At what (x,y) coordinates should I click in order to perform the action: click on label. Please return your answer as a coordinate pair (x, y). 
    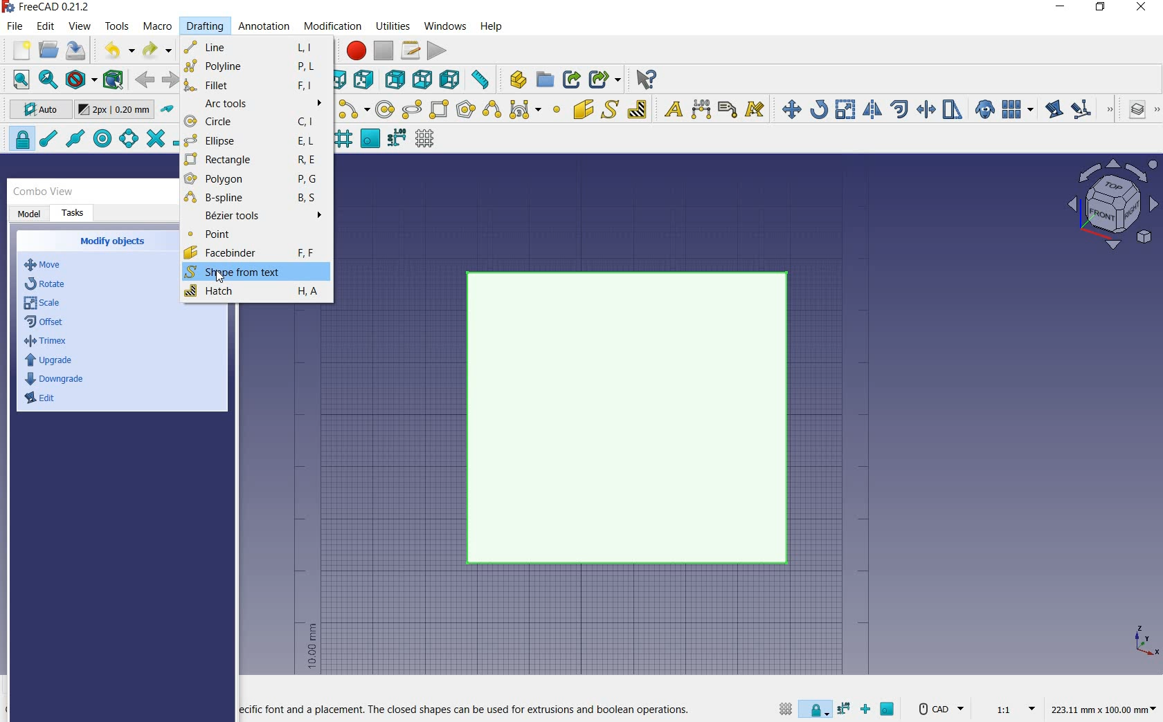
    Looking at the image, I should click on (728, 109).